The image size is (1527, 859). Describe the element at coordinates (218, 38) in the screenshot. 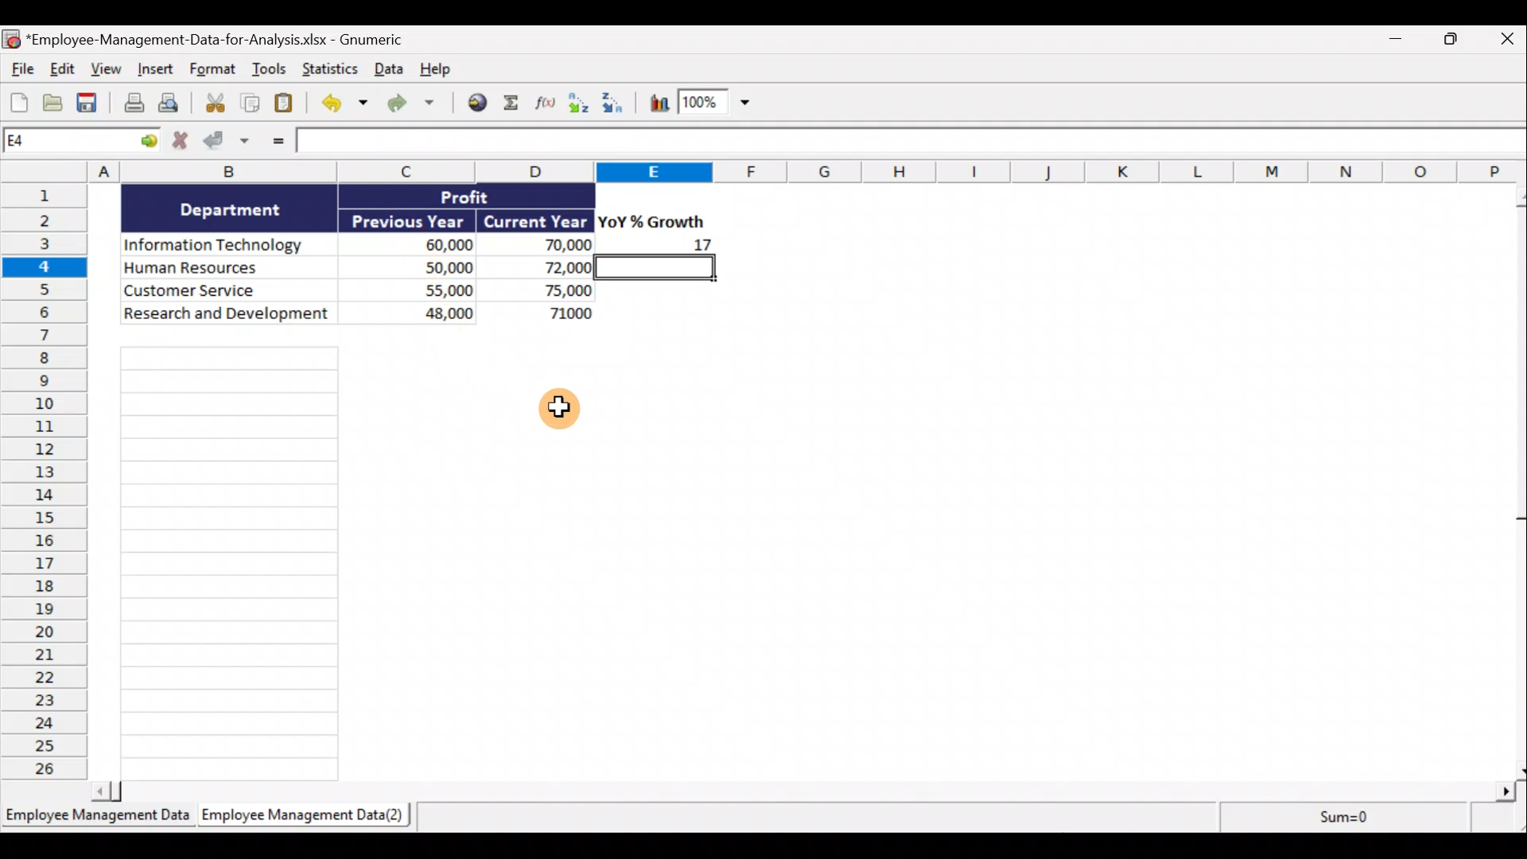

I see `Document name` at that location.